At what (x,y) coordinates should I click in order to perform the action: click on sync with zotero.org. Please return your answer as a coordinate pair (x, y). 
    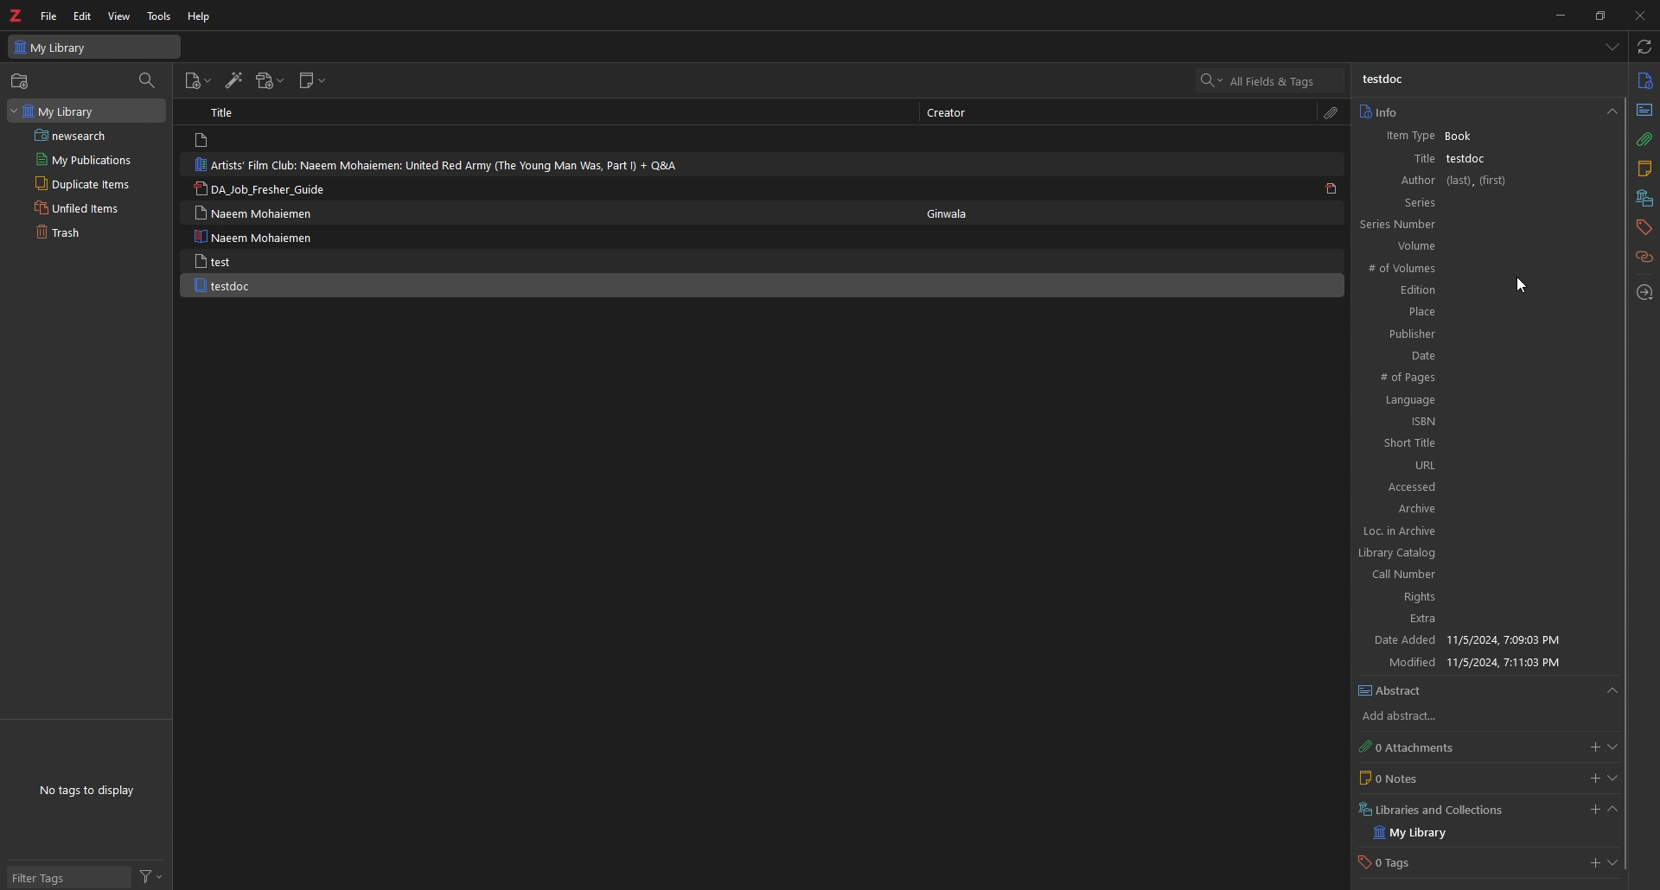
    Looking at the image, I should click on (1644, 47).